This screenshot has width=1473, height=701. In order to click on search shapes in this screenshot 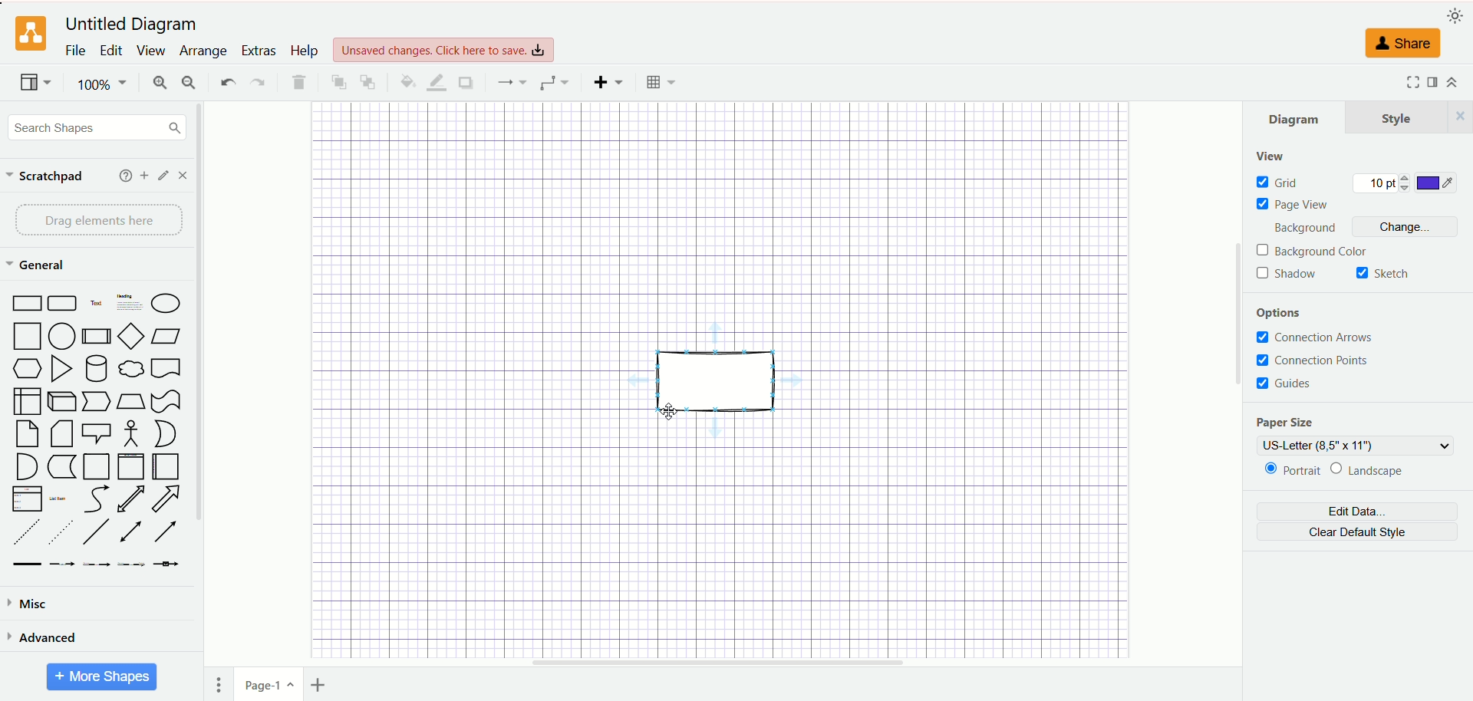, I will do `click(95, 128)`.